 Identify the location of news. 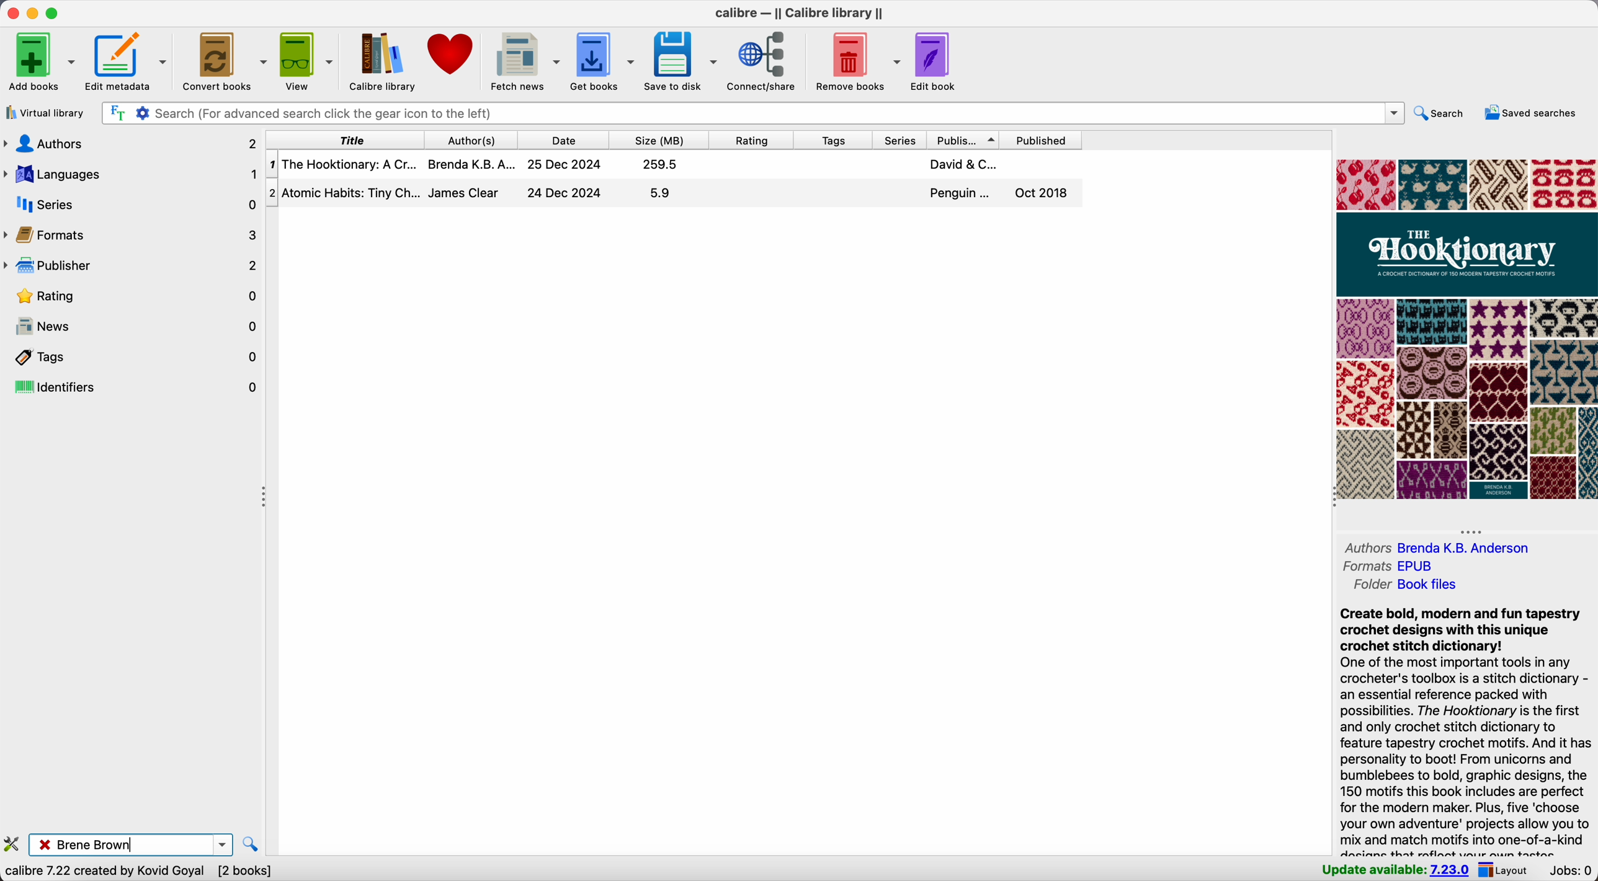
(132, 325).